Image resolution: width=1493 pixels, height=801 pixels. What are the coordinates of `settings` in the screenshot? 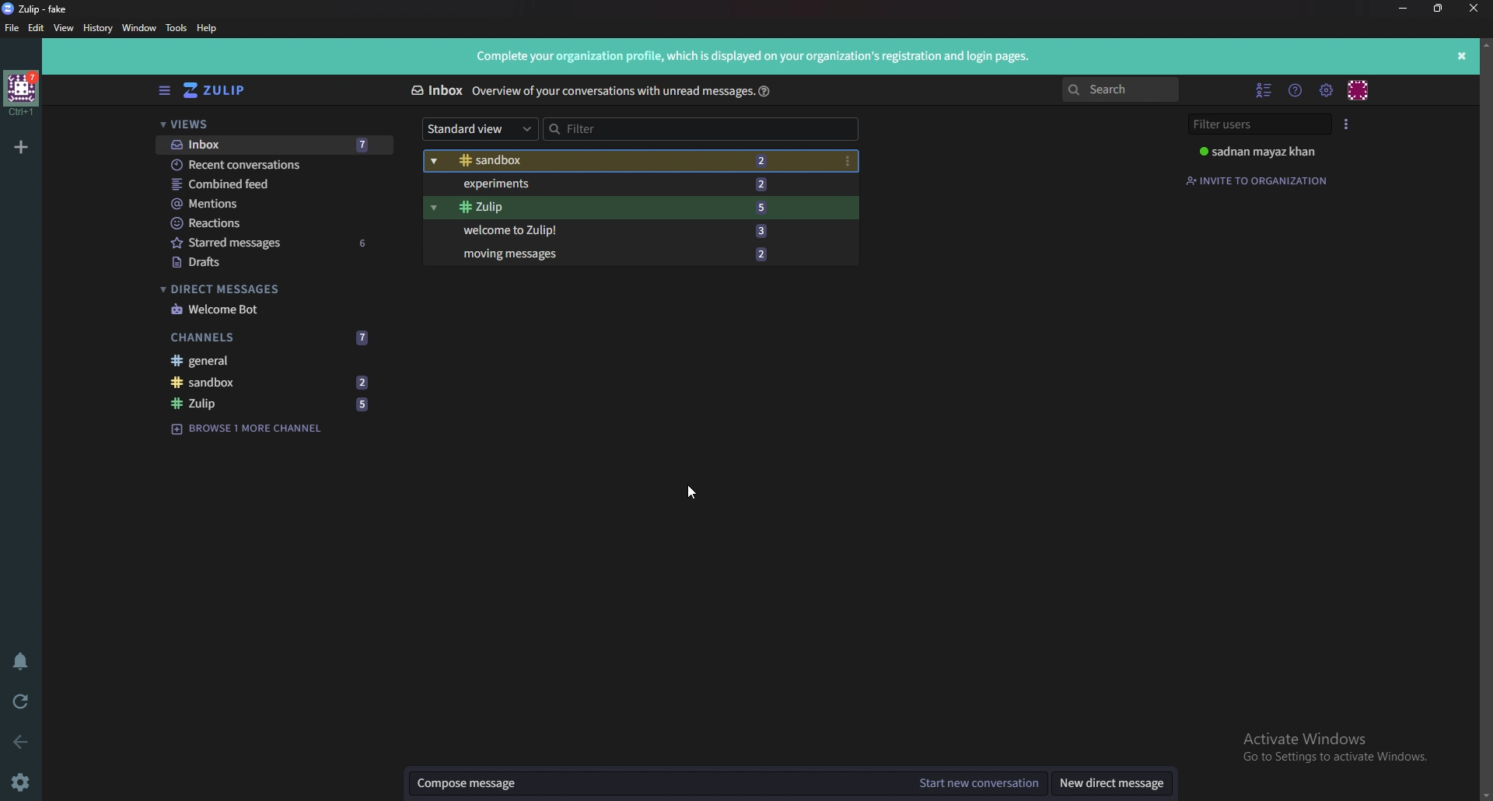 It's located at (22, 784).